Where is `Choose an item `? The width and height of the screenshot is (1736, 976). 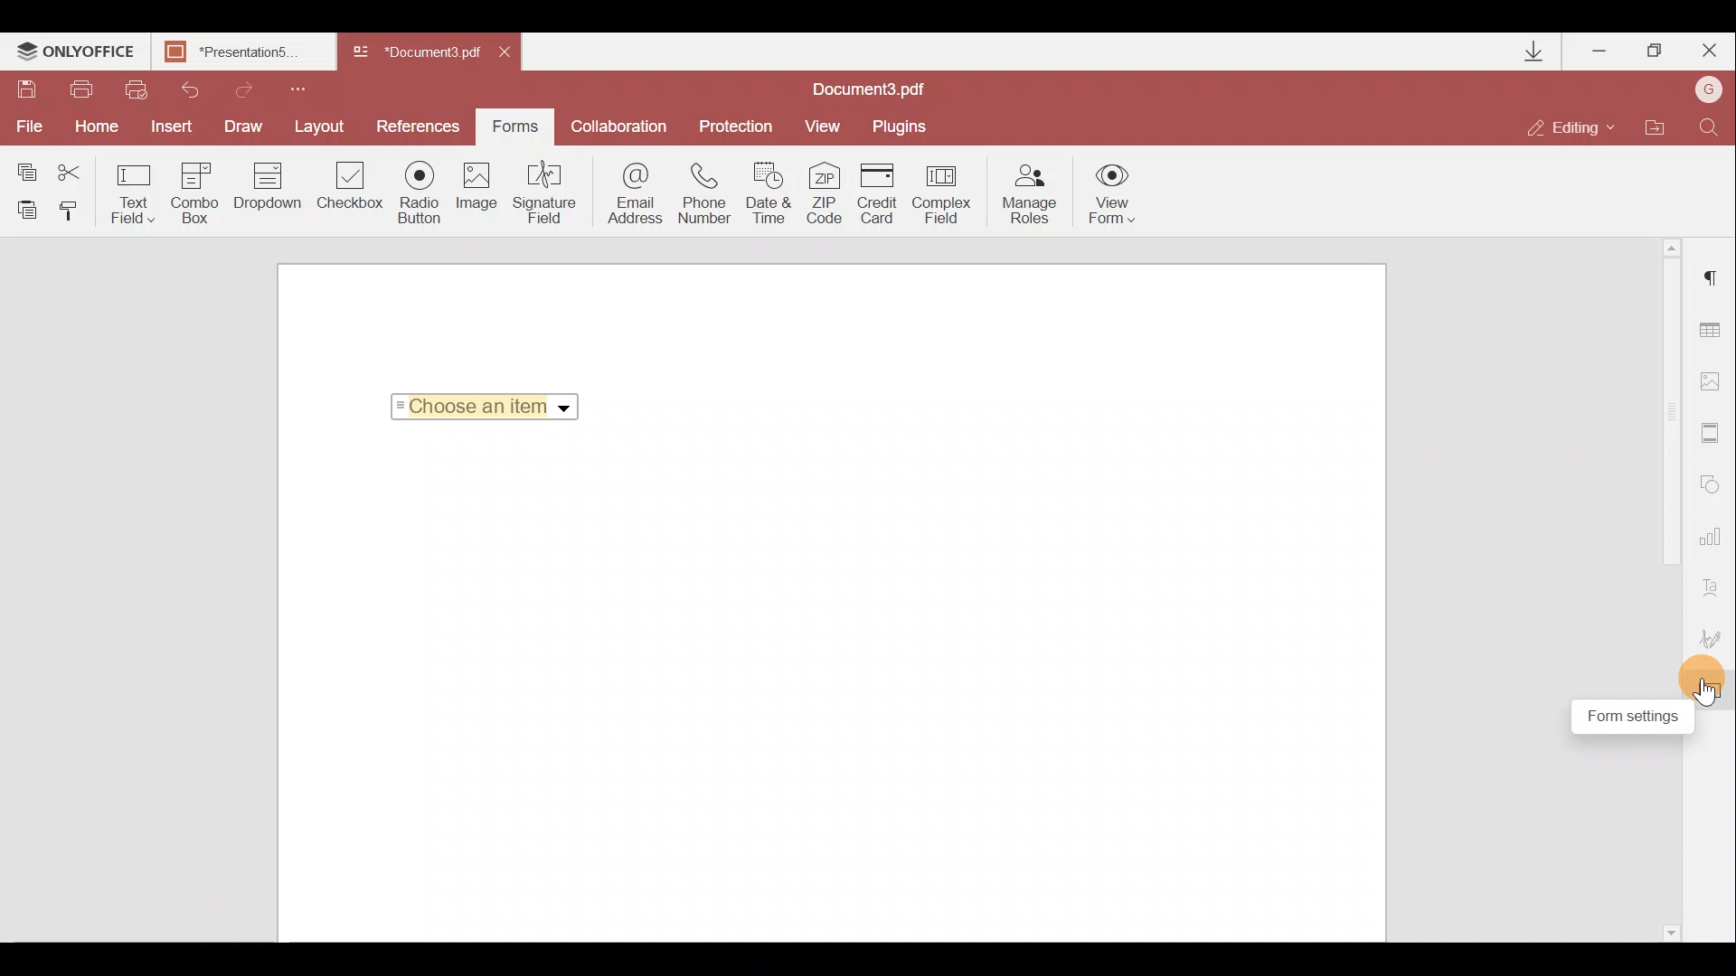
Choose an item  is located at coordinates (494, 404).